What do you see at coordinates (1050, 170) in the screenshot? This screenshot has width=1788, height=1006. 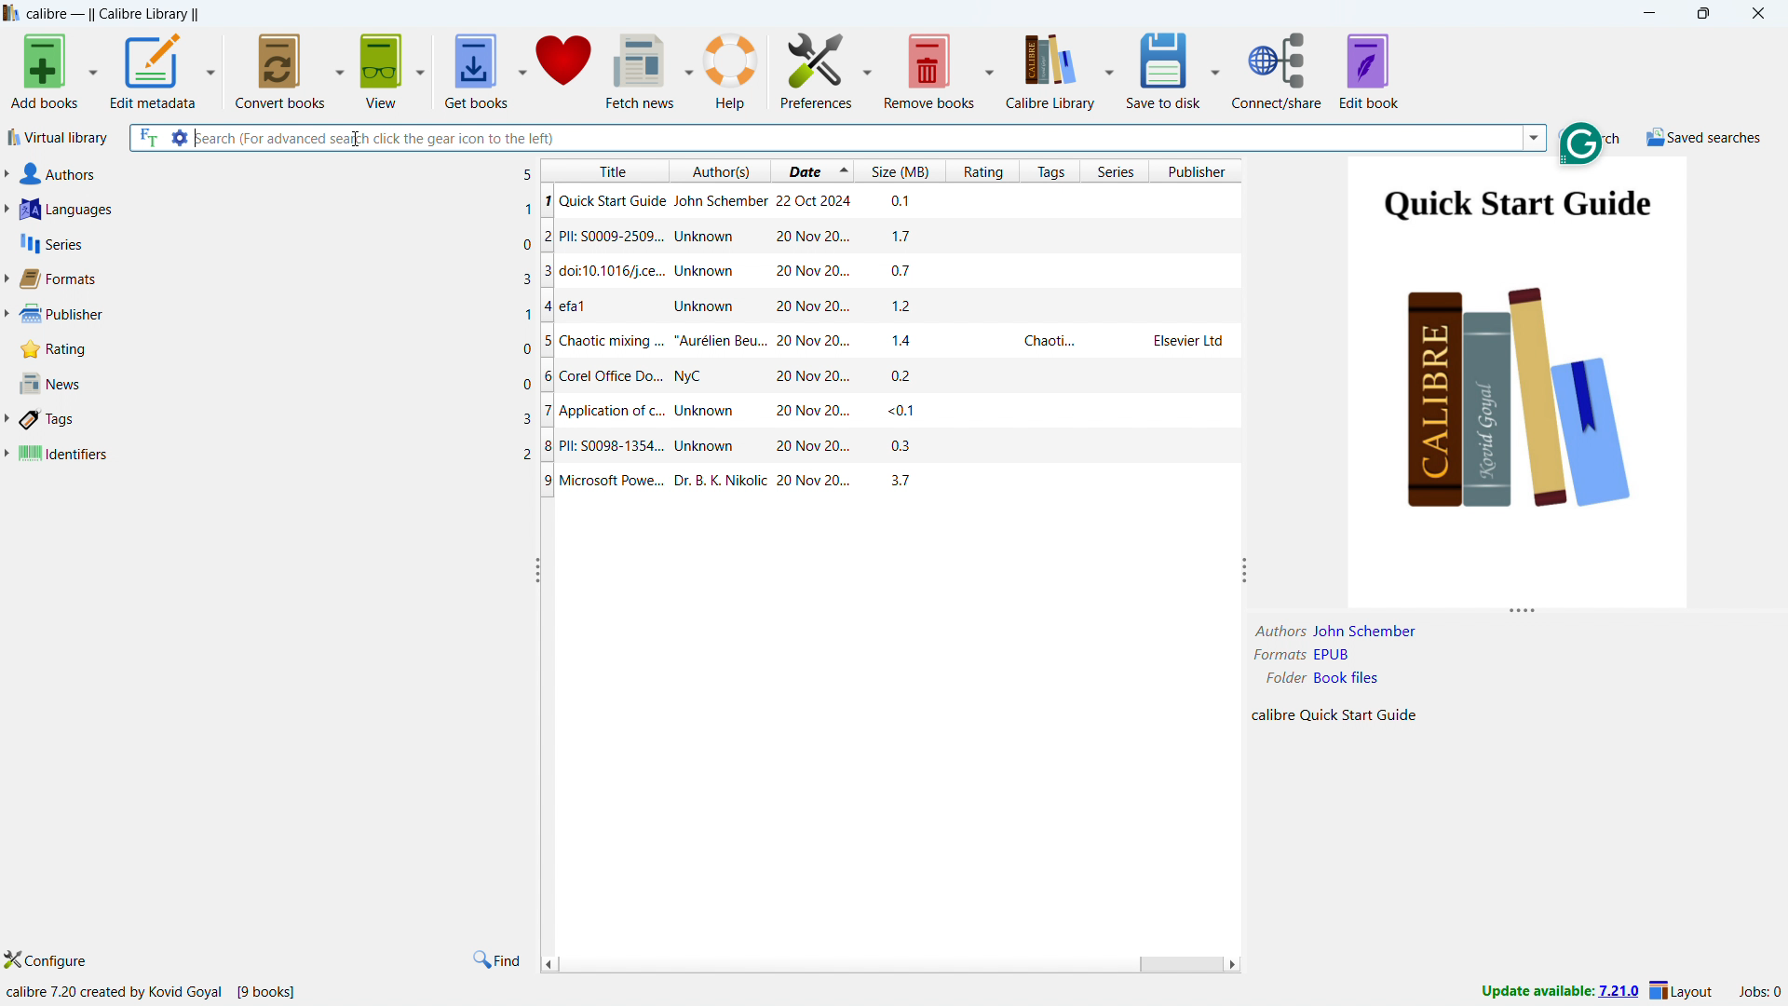 I see `sort by tags` at bounding box center [1050, 170].